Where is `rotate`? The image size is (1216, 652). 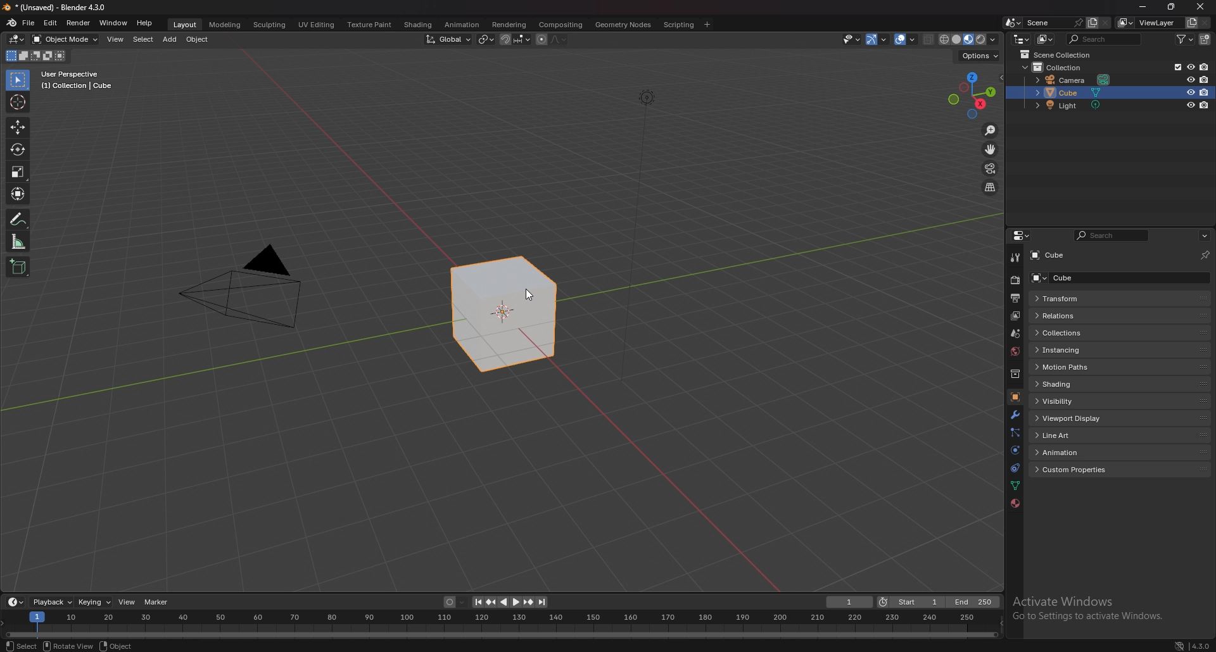 rotate is located at coordinates (16, 150).